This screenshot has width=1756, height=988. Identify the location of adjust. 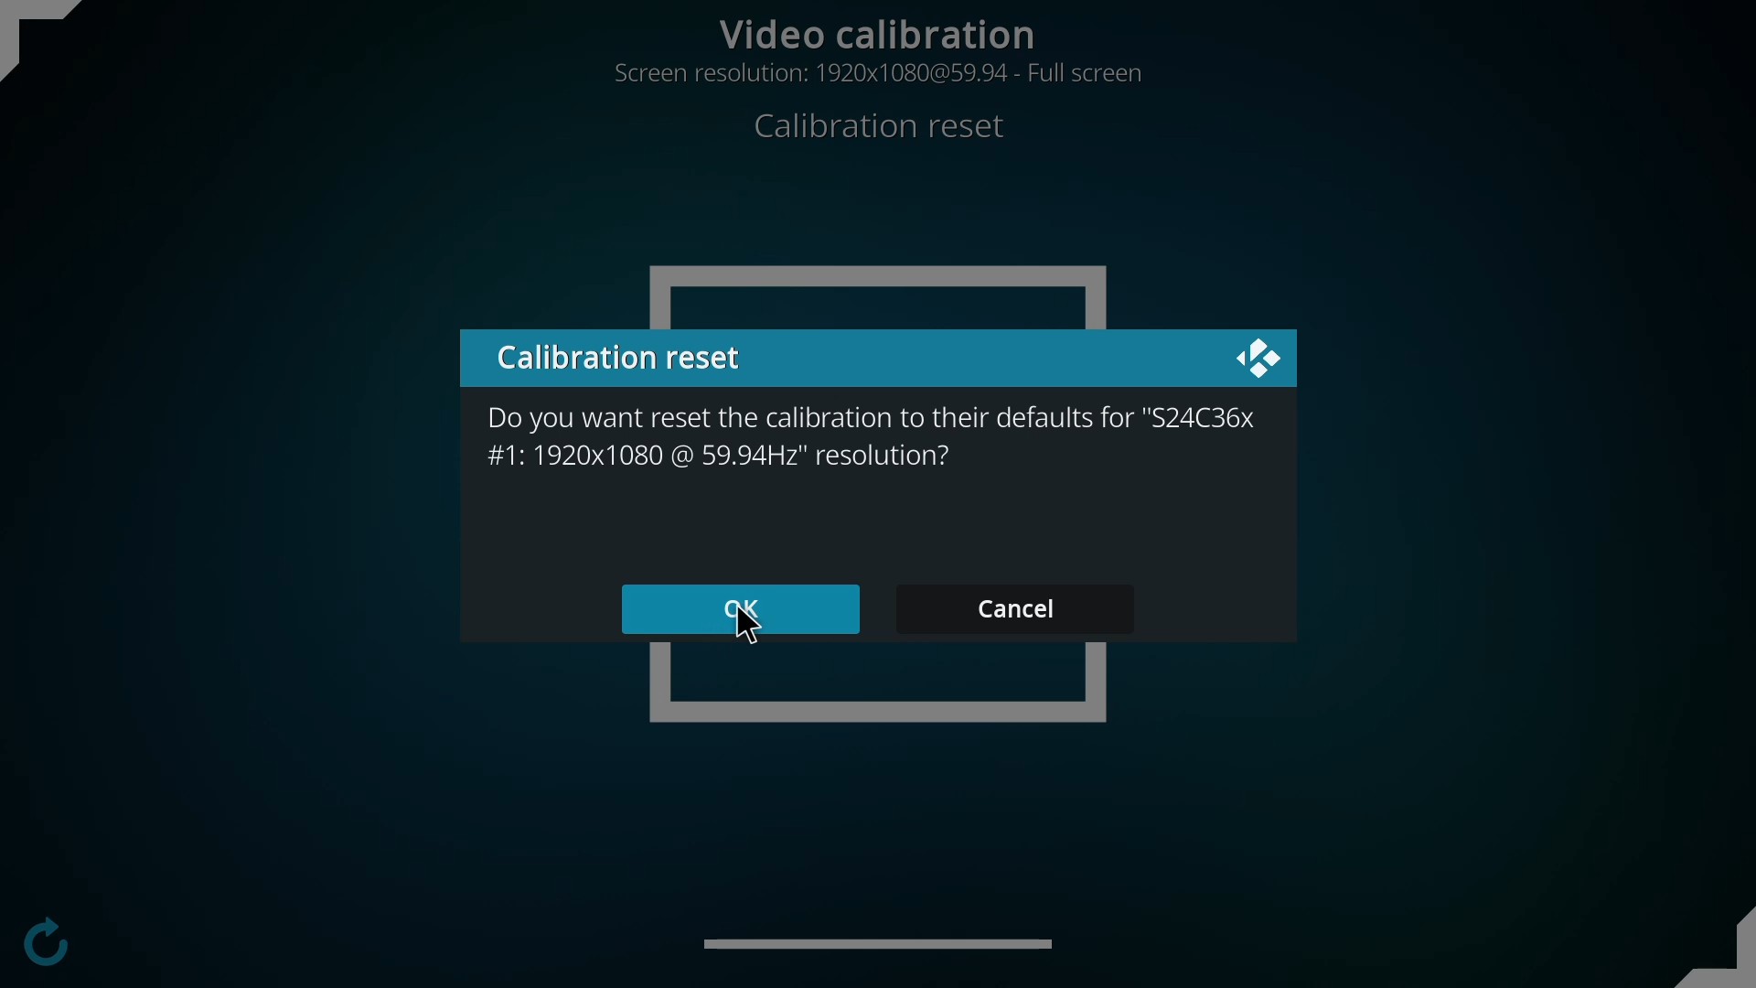
(61, 41).